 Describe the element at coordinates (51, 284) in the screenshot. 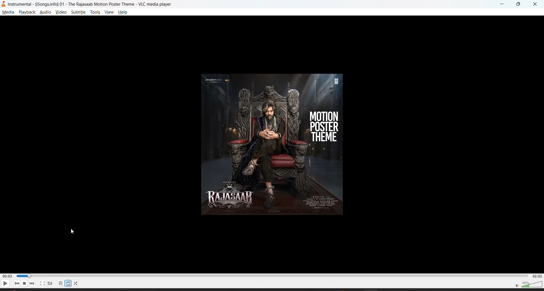

I see `settings` at that location.